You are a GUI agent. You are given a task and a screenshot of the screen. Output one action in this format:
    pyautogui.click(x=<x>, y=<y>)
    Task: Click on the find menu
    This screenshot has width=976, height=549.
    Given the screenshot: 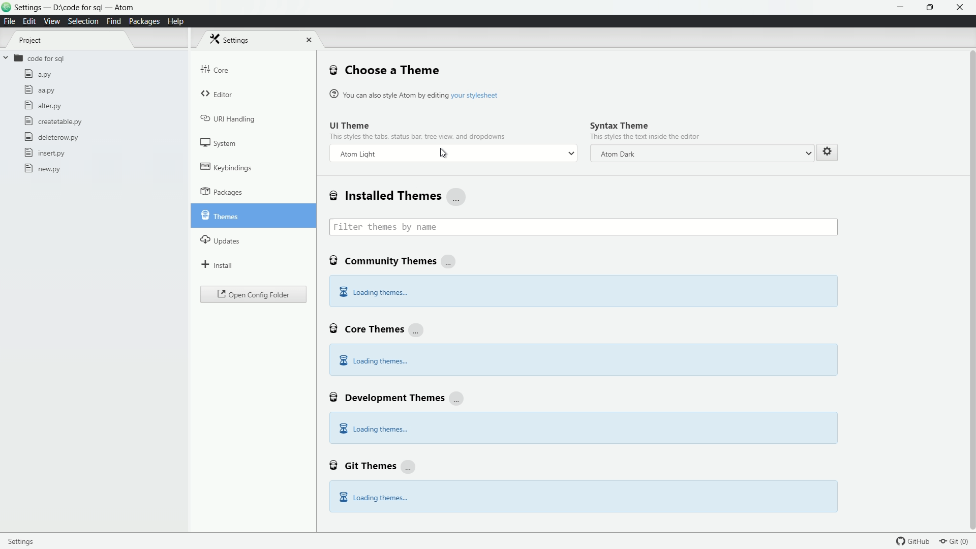 What is the action you would take?
    pyautogui.click(x=113, y=21)
    